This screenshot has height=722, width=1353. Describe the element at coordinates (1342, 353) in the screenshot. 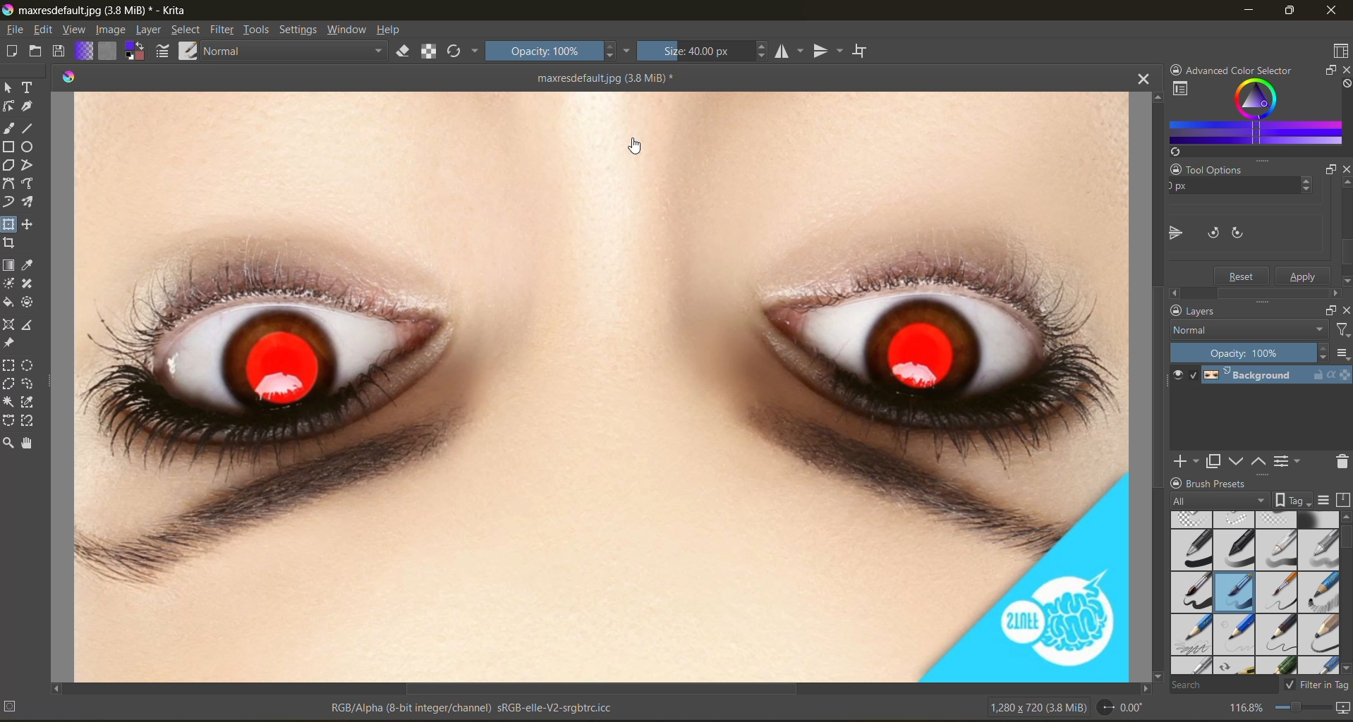

I see `options` at that location.